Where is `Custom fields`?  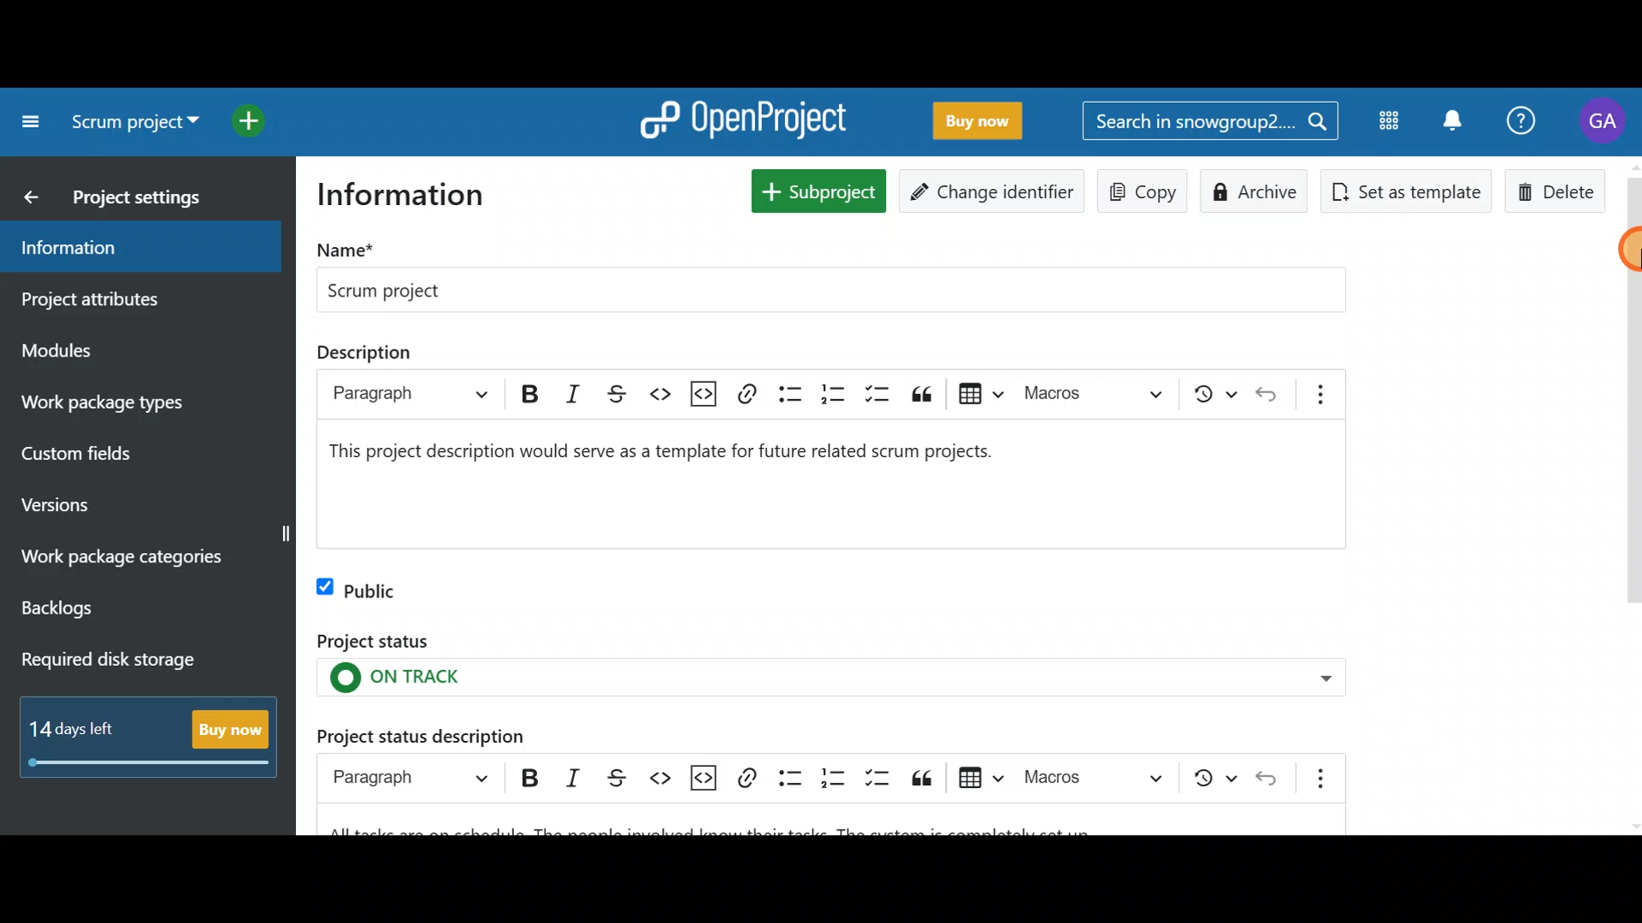 Custom fields is located at coordinates (130, 451).